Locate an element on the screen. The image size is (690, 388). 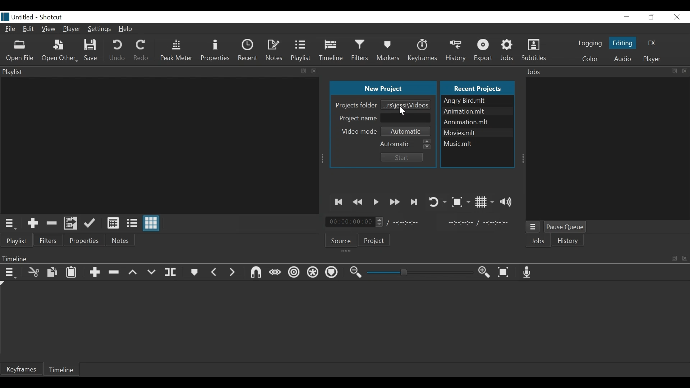
Recent Projects is located at coordinates (479, 87).